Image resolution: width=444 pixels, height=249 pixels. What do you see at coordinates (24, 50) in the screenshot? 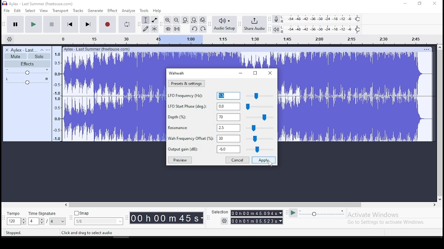
I see `audio` at bounding box center [24, 50].